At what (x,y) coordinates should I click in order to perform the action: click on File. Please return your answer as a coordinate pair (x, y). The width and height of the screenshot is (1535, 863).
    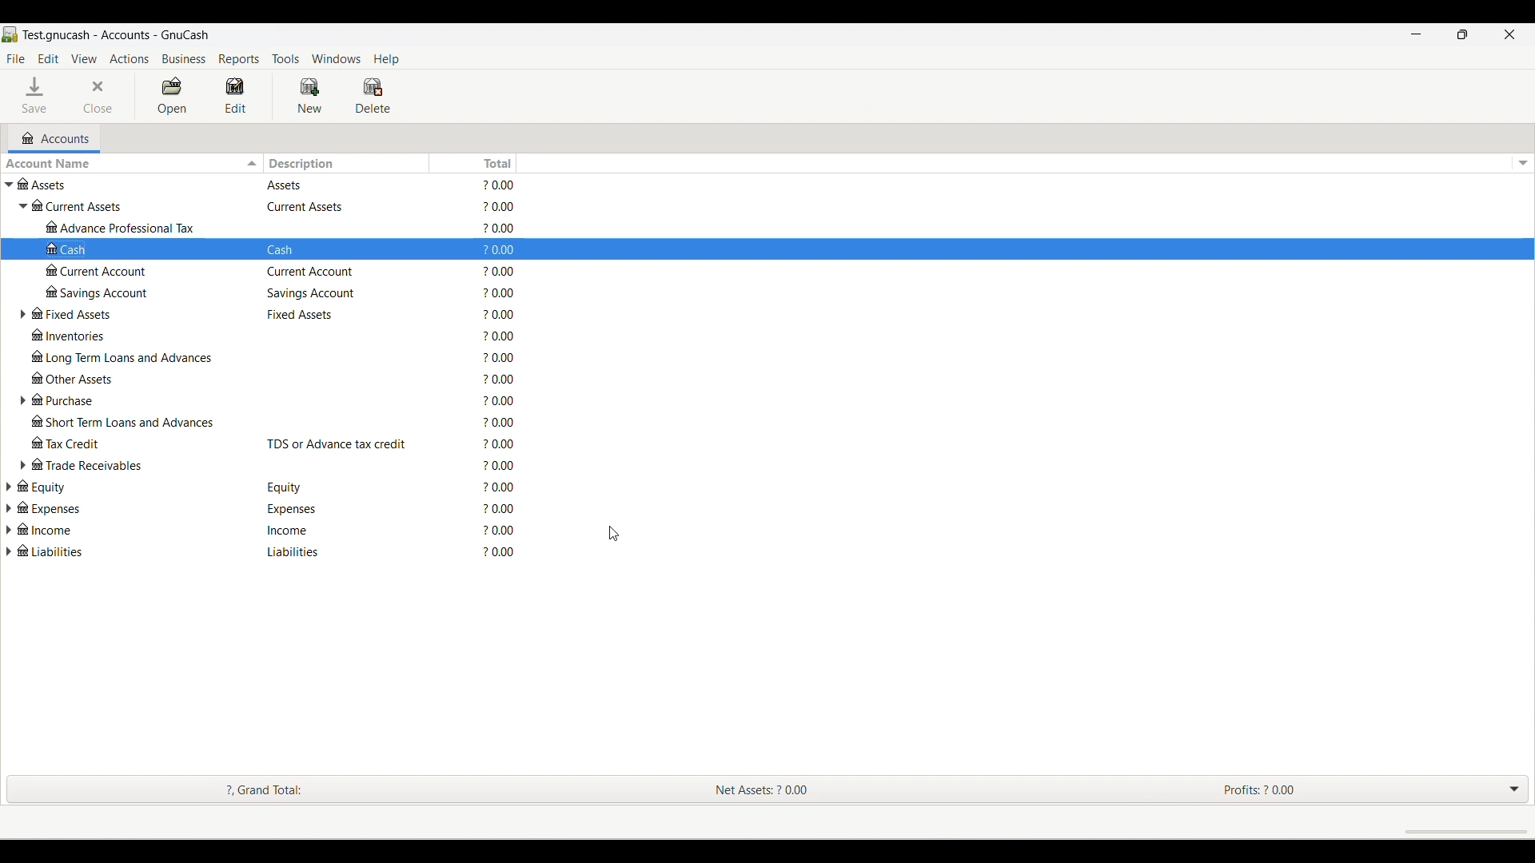
    Looking at the image, I should click on (16, 59).